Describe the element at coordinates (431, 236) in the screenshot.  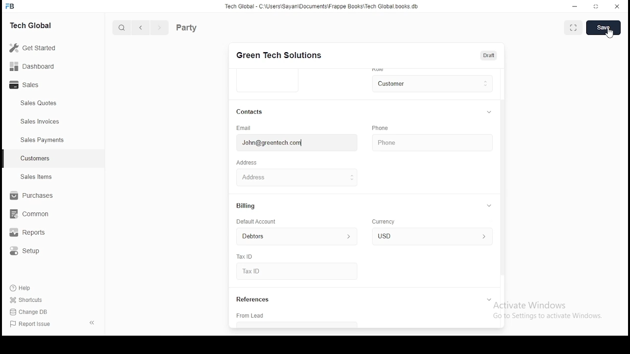
I see `inr` at that location.